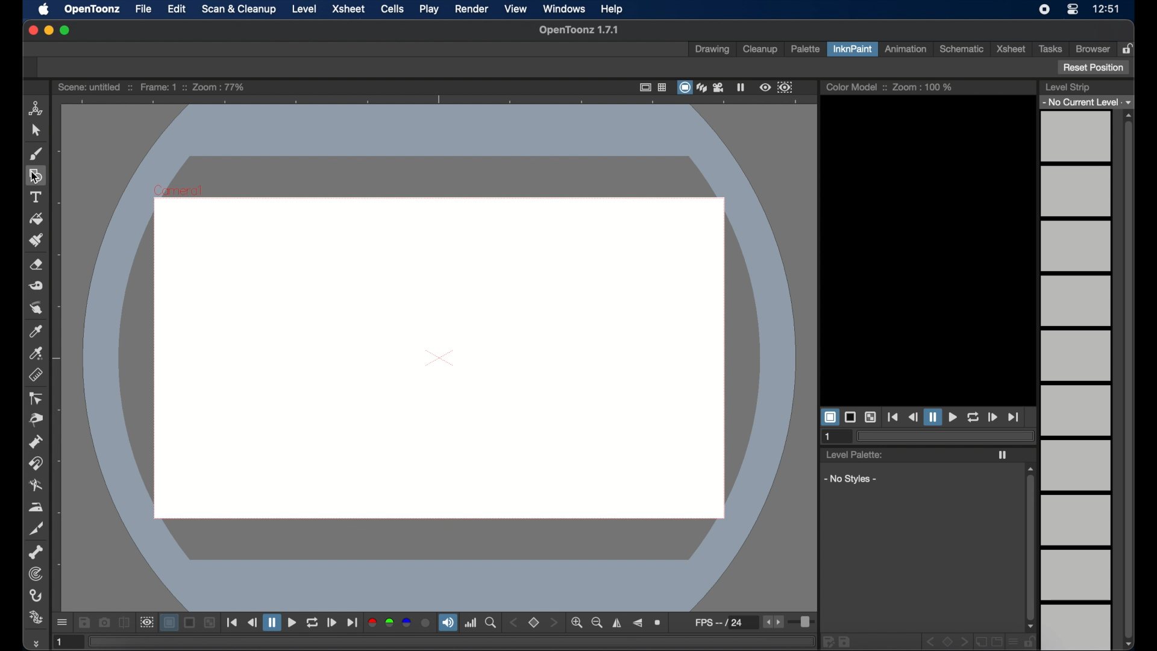 The width and height of the screenshot is (1157, 651). What do you see at coordinates (912, 417) in the screenshot?
I see `rewind` at bounding box center [912, 417].